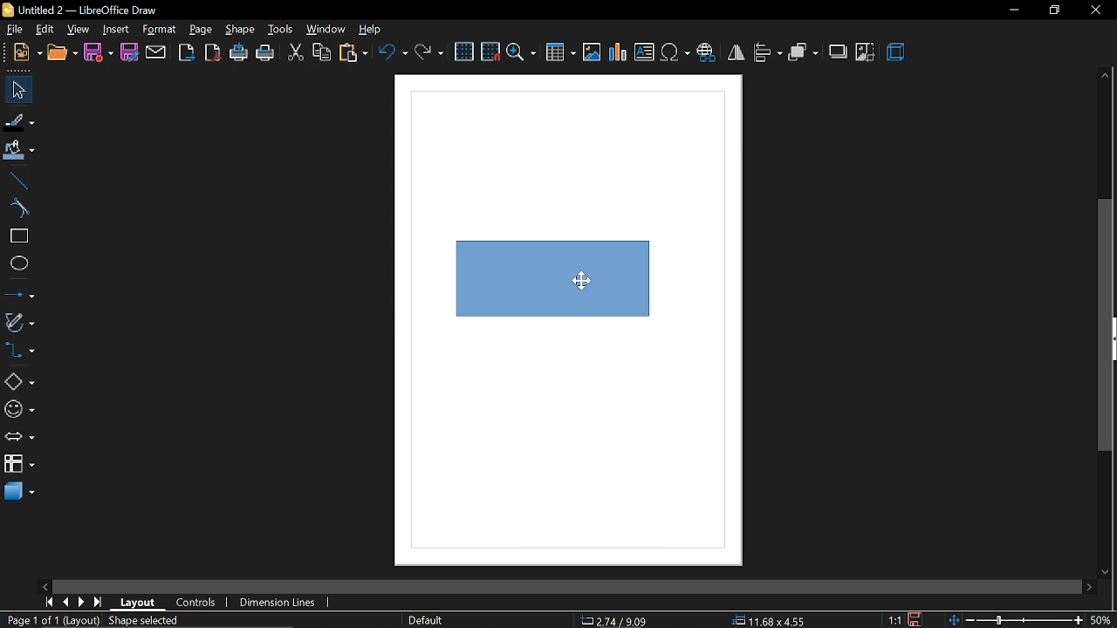  Describe the element at coordinates (617, 622) in the screenshot. I see `2.79/9.09` at that location.